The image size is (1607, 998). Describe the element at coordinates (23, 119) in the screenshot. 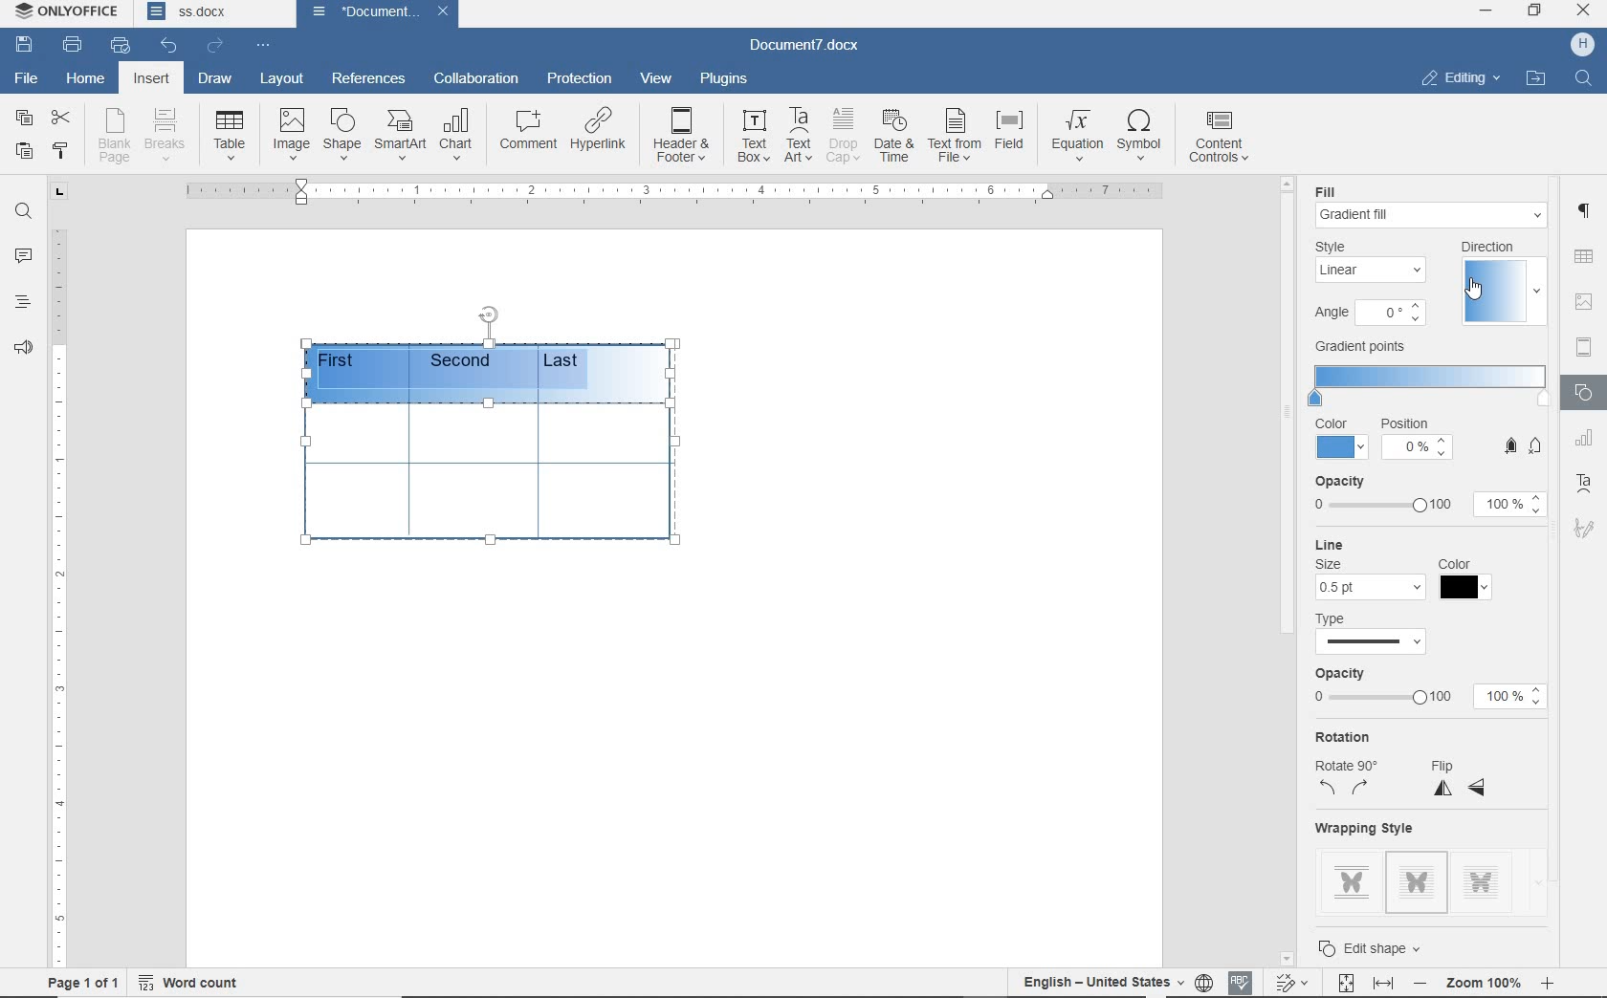

I see `copy` at that location.